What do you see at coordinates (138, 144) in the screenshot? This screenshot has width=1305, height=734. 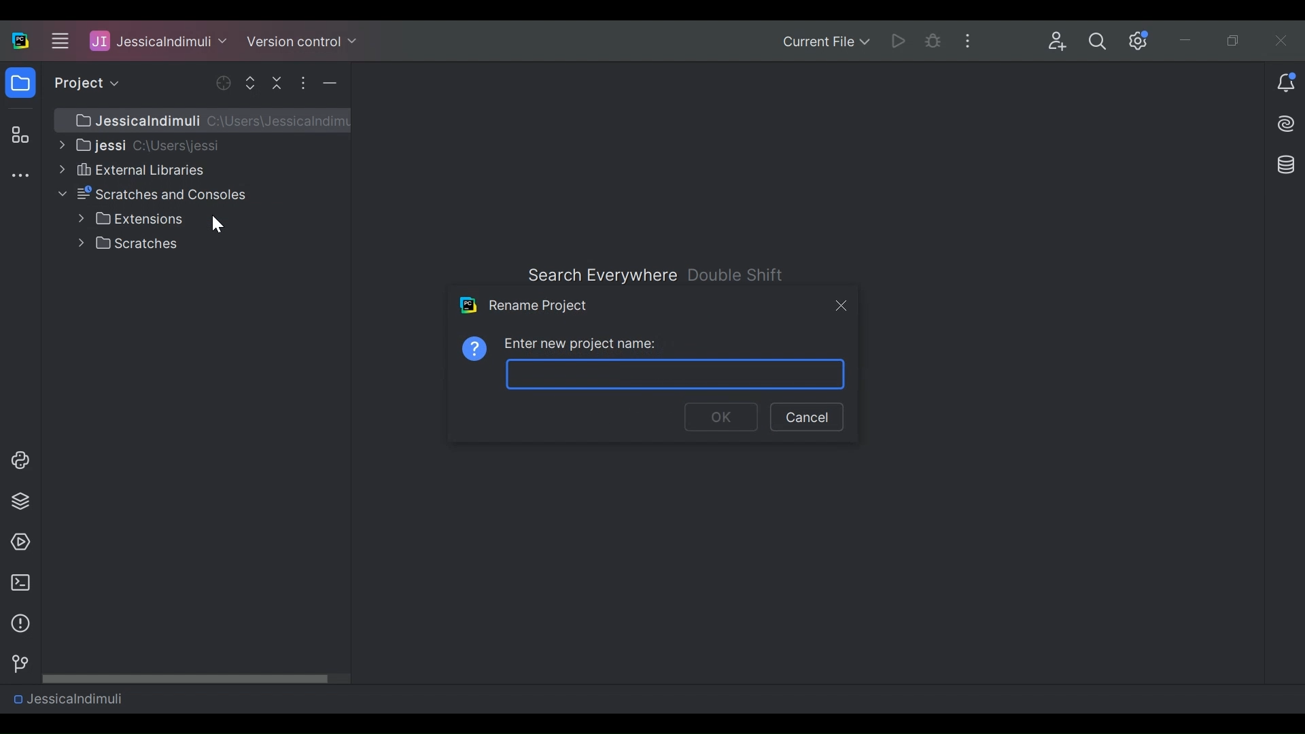 I see `Project Directory` at bounding box center [138, 144].